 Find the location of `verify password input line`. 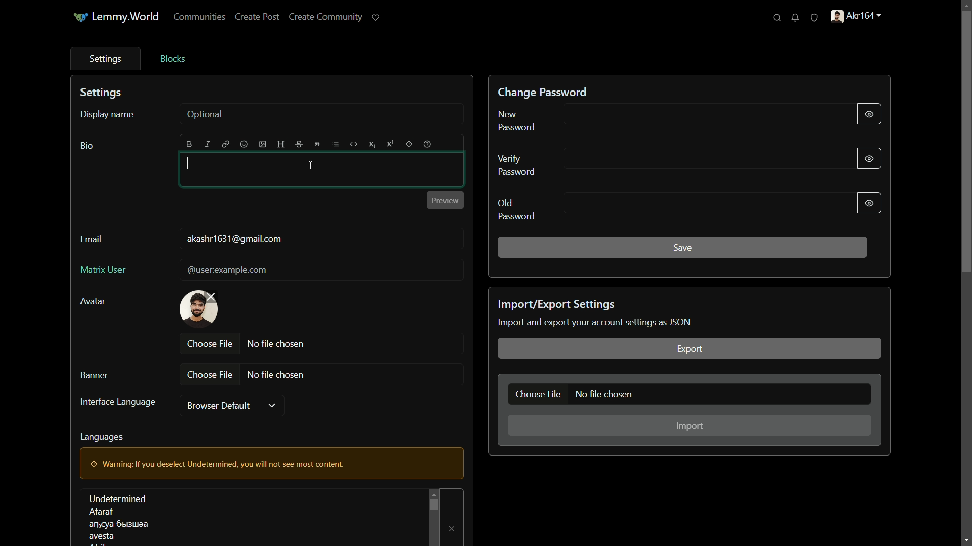

verify password input line is located at coordinates (709, 159).